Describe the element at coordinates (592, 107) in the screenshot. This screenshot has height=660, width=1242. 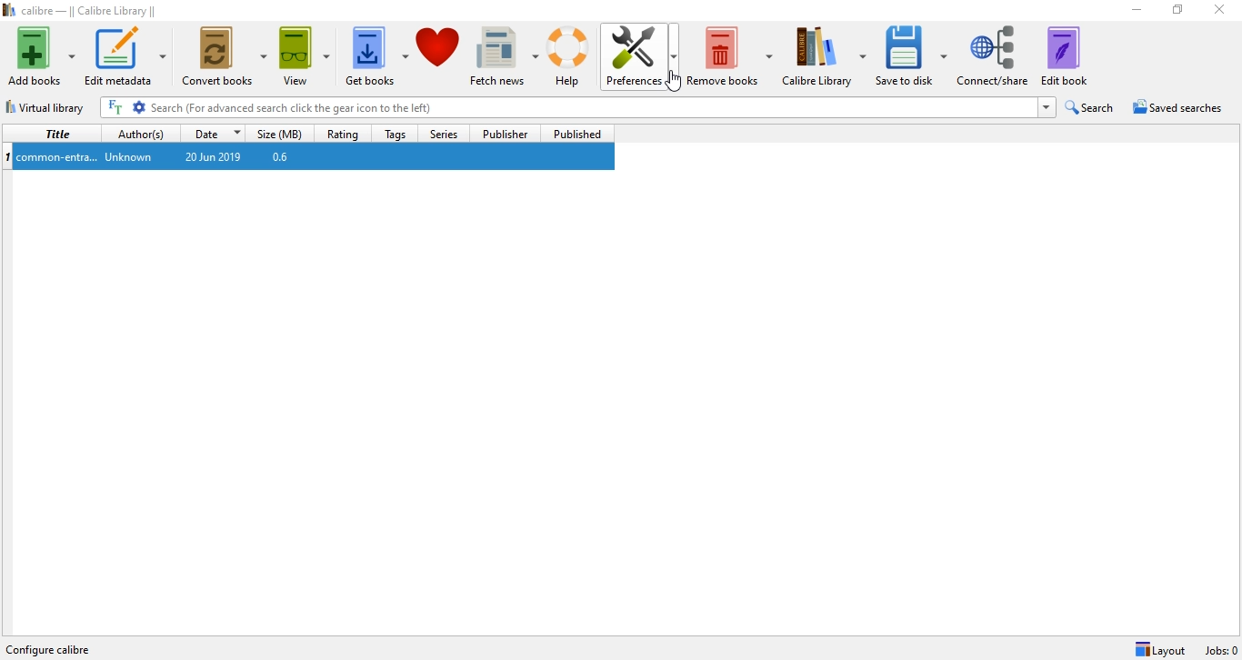
I see `Search bar` at that location.